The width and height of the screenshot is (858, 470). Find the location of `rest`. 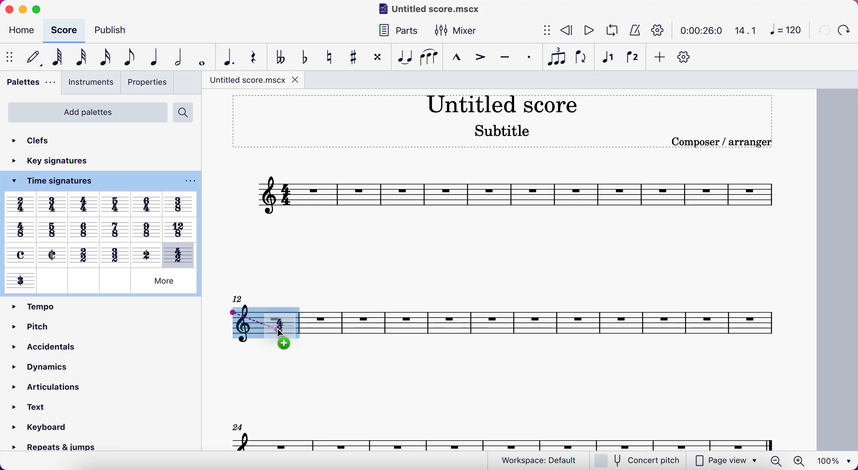

rest is located at coordinates (253, 57).